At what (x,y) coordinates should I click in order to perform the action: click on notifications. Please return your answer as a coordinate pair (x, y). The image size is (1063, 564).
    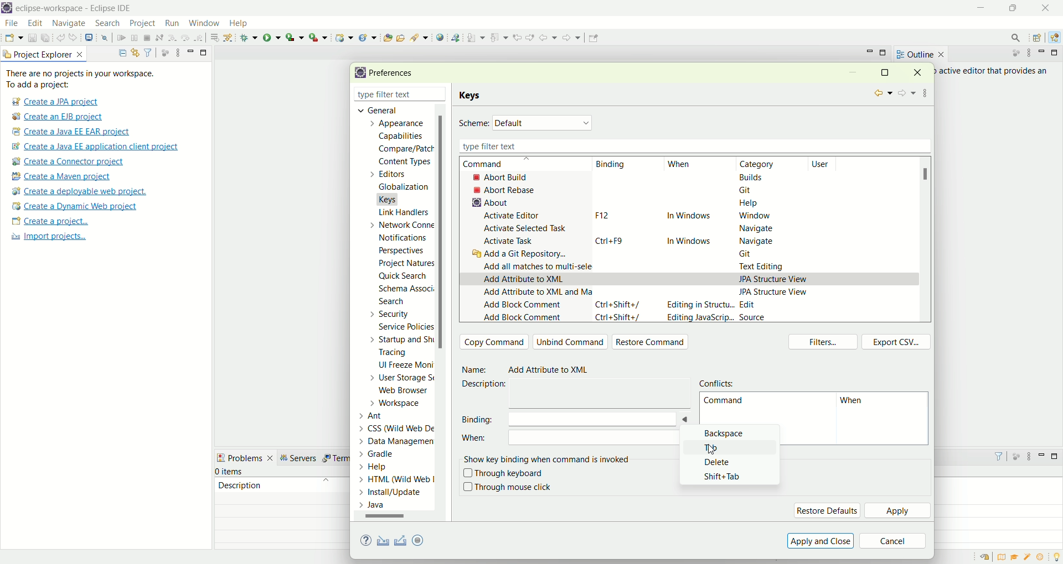
    Looking at the image, I should click on (406, 237).